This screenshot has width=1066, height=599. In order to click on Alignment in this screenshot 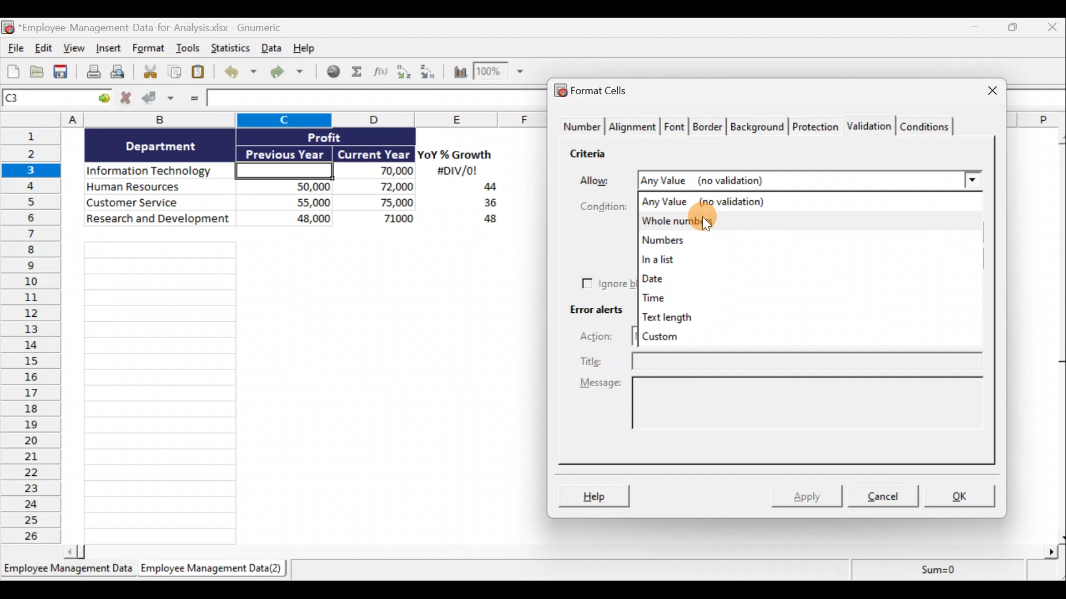, I will do `click(633, 126)`.